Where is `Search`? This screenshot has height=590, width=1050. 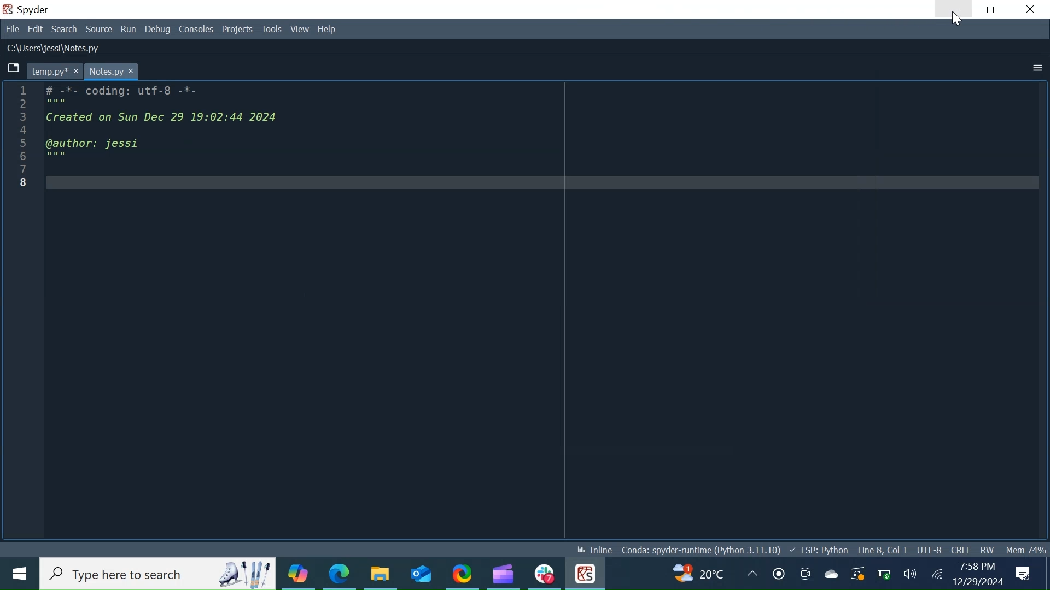 Search is located at coordinates (64, 30).